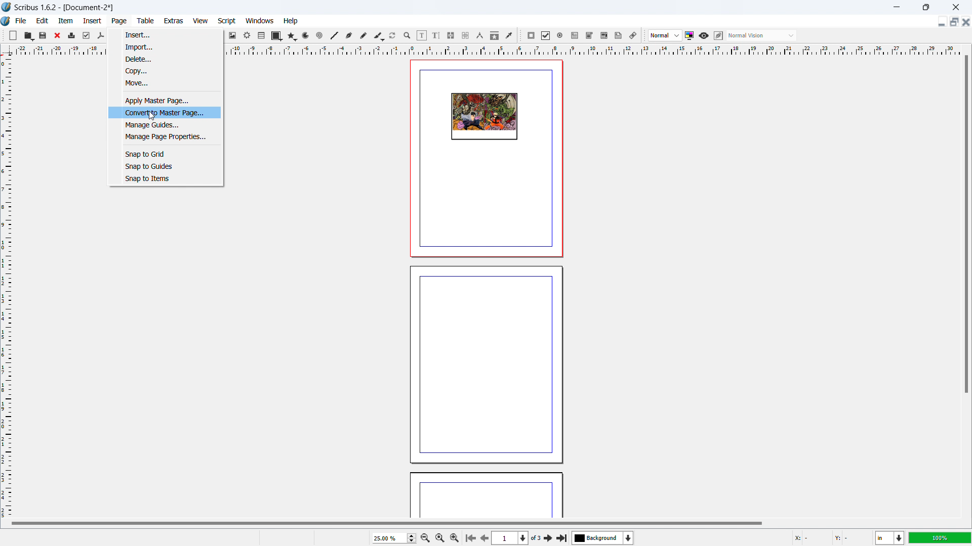 The image size is (972, 546). I want to click on pdf checkbox, so click(545, 35).